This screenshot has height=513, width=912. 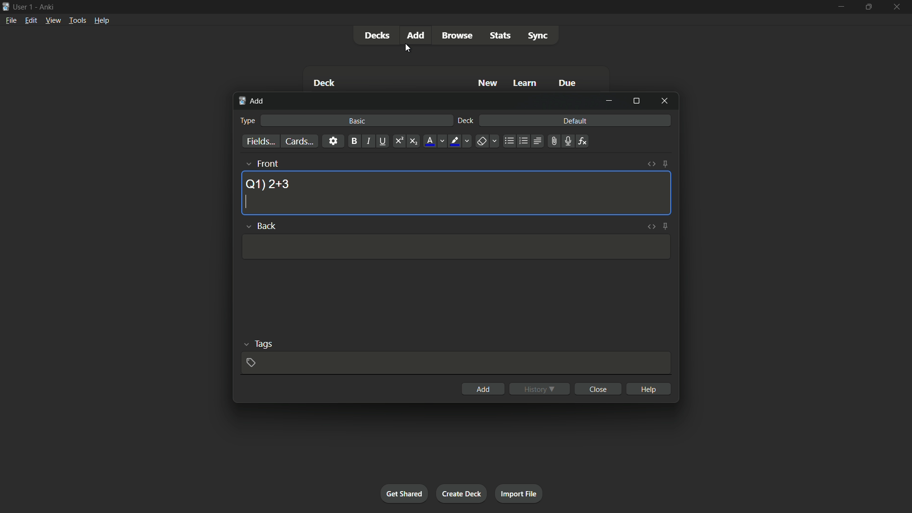 I want to click on new, so click(x=488, y=83).